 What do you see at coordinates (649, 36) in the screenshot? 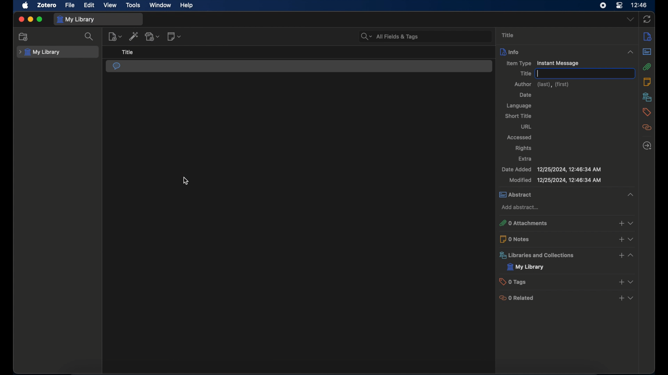
I see `notes` at bounding box center [649, 36].